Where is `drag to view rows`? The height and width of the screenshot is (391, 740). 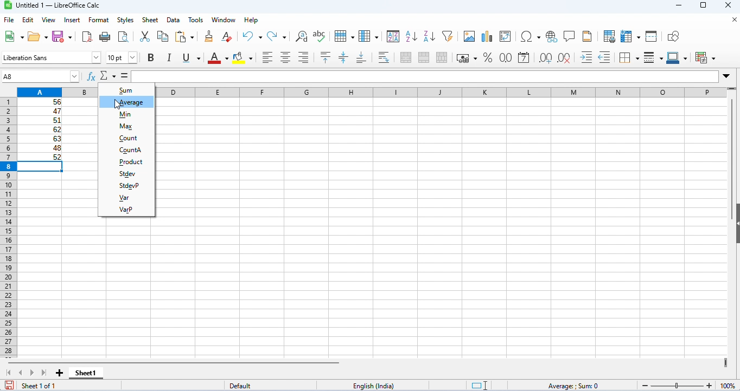
drag to view rows is located at coordinates (731, 90).